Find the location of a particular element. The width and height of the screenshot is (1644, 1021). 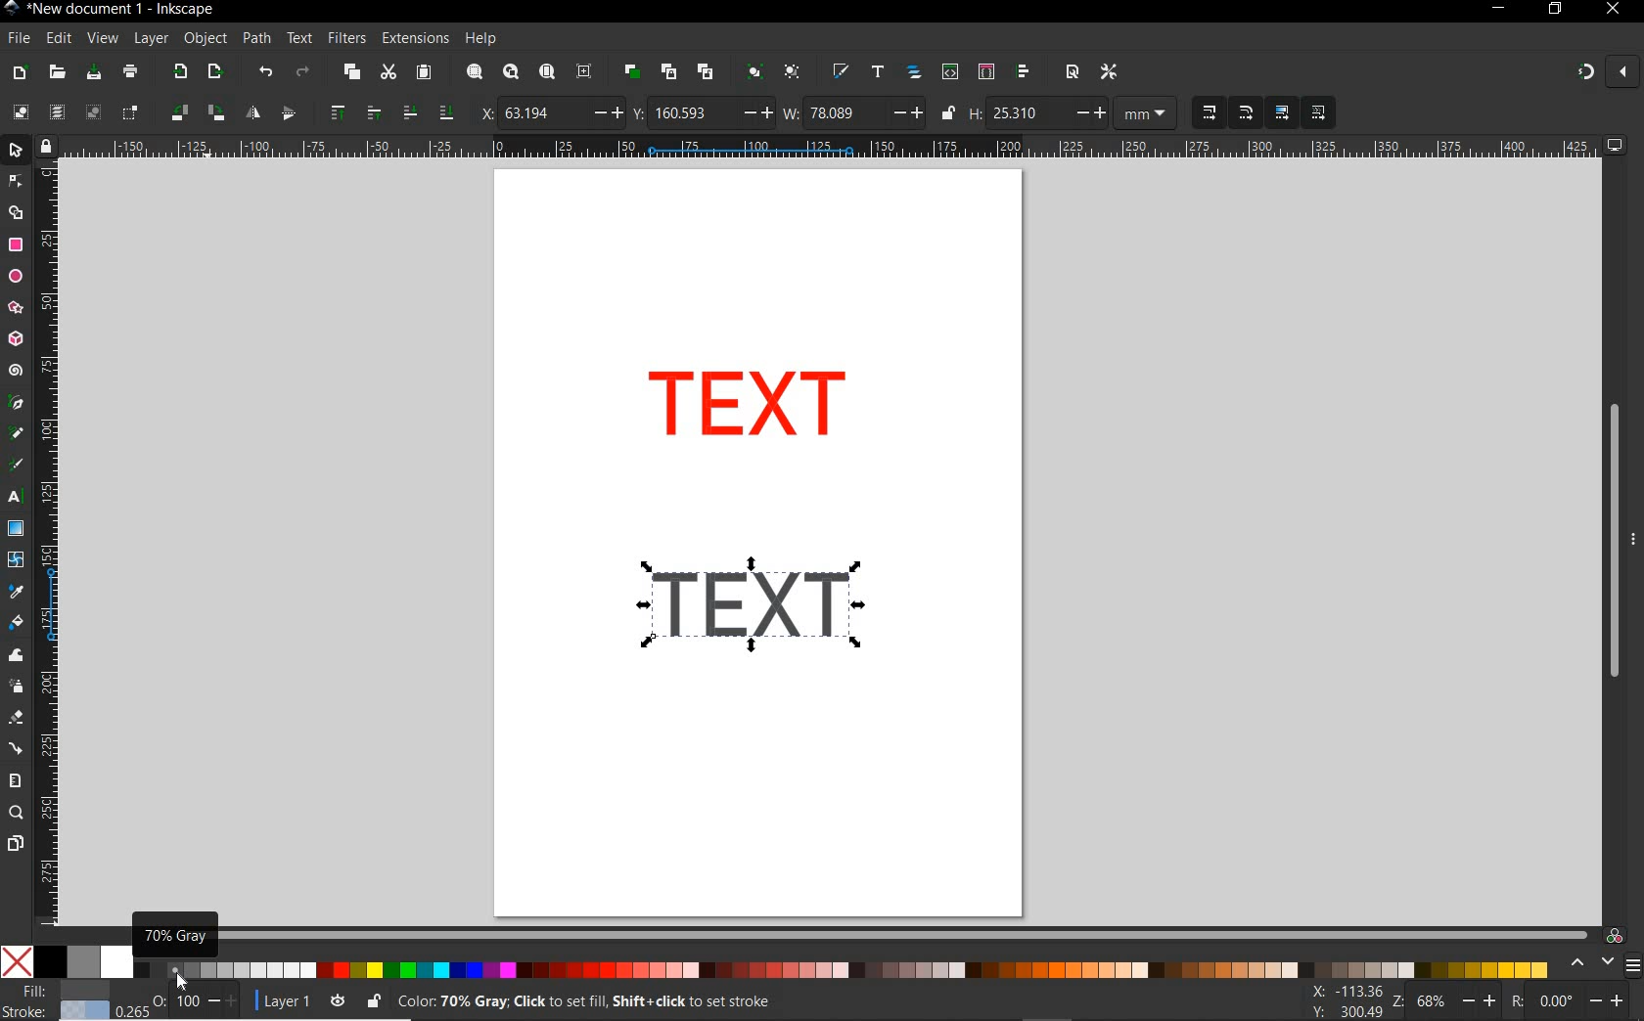

rectangle tool is located at coordinates (16, 244).